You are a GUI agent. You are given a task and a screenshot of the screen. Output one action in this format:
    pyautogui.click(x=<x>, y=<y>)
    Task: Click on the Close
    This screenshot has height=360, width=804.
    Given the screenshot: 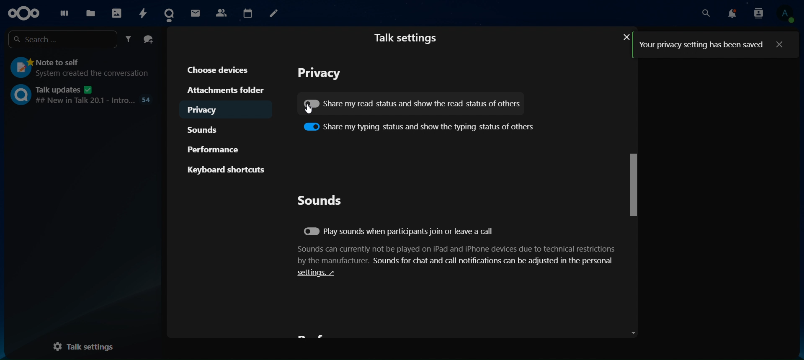 What is the action you would take?
    pyautogui.click(x=623, y=37)
    